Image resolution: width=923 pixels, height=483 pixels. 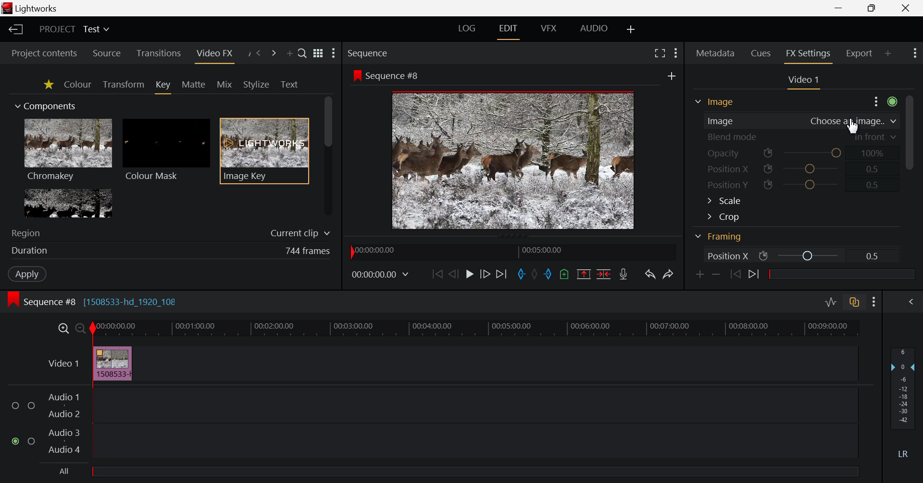 I want to click on Delete/Cut, so click(x=603, y=274).